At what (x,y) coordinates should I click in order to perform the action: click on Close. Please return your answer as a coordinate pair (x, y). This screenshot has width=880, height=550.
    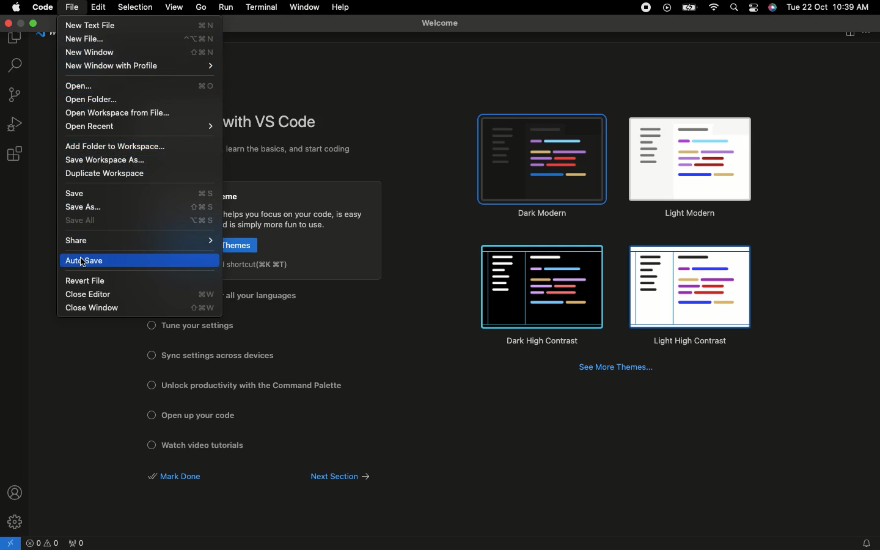
    Looking at the image, I should click on (7, 24).